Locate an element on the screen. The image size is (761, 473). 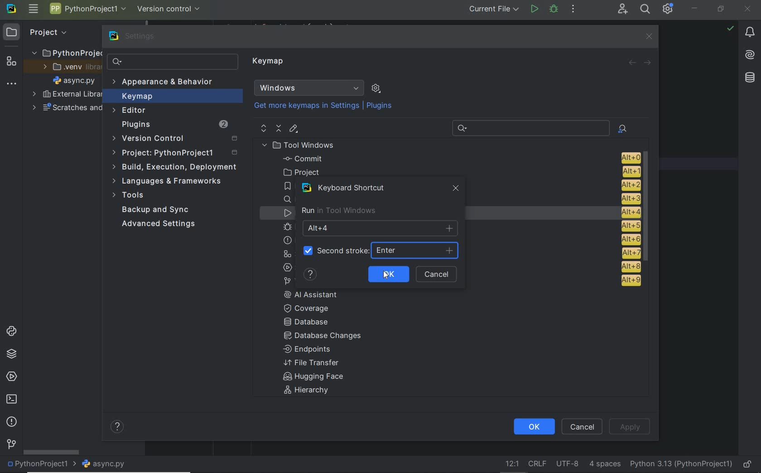
services is located at coordinates (10, 377).